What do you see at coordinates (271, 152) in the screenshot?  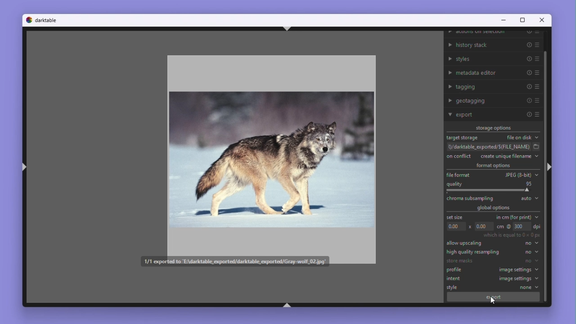 I see `Image` at bounding box center [271, 152].